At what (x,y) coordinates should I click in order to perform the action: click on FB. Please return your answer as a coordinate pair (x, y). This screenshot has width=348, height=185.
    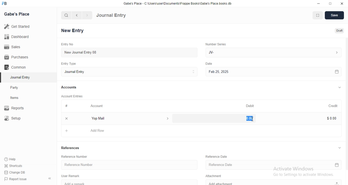
    Looking at the image, I should click on (5, 4).